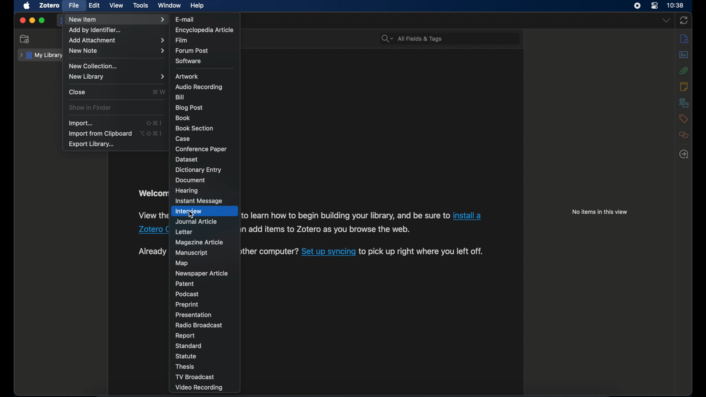  What do you see at coordinates (684, 118) in the screenshot?
I see `tags` at bounding box center [684, 118].